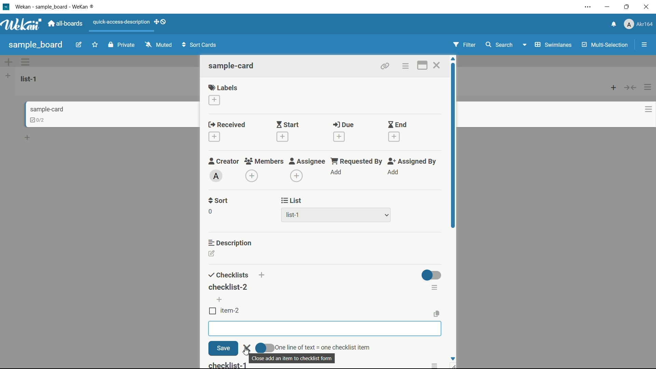 The height and width of the screenshot is (369, 656). What do you see at coordinates (96, 45) in the screenshot?
I see `star` at bounding box center [96, 45].